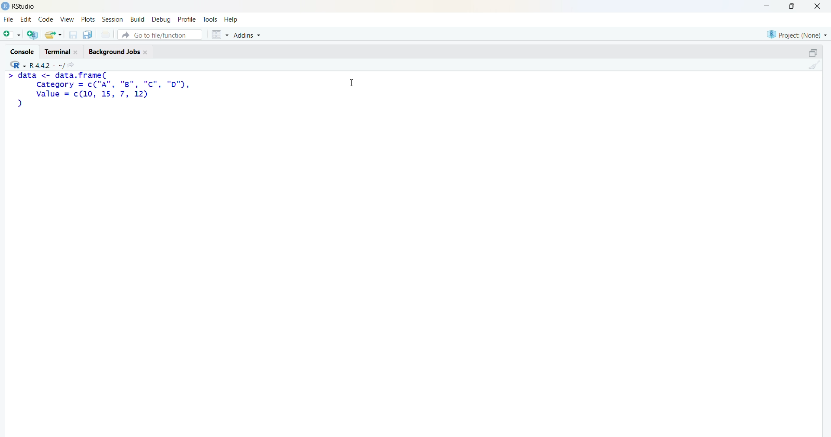 This screenshot has height=437, width=831. What do you see at coordinates (9, 19) in the screenshot?
I see `File` at bounding box center [9, 19].